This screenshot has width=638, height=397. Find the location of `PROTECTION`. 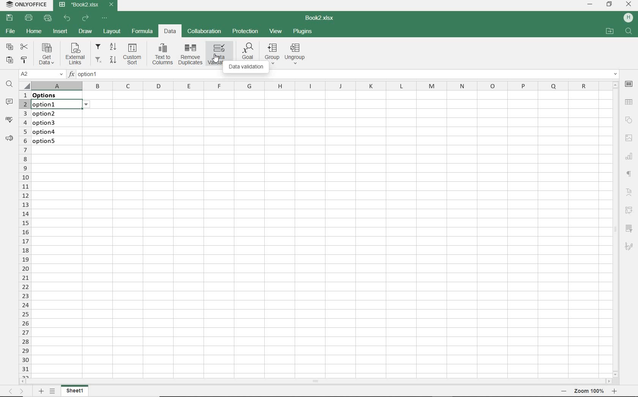

PROTECTION is located at coordinates (245, 32).